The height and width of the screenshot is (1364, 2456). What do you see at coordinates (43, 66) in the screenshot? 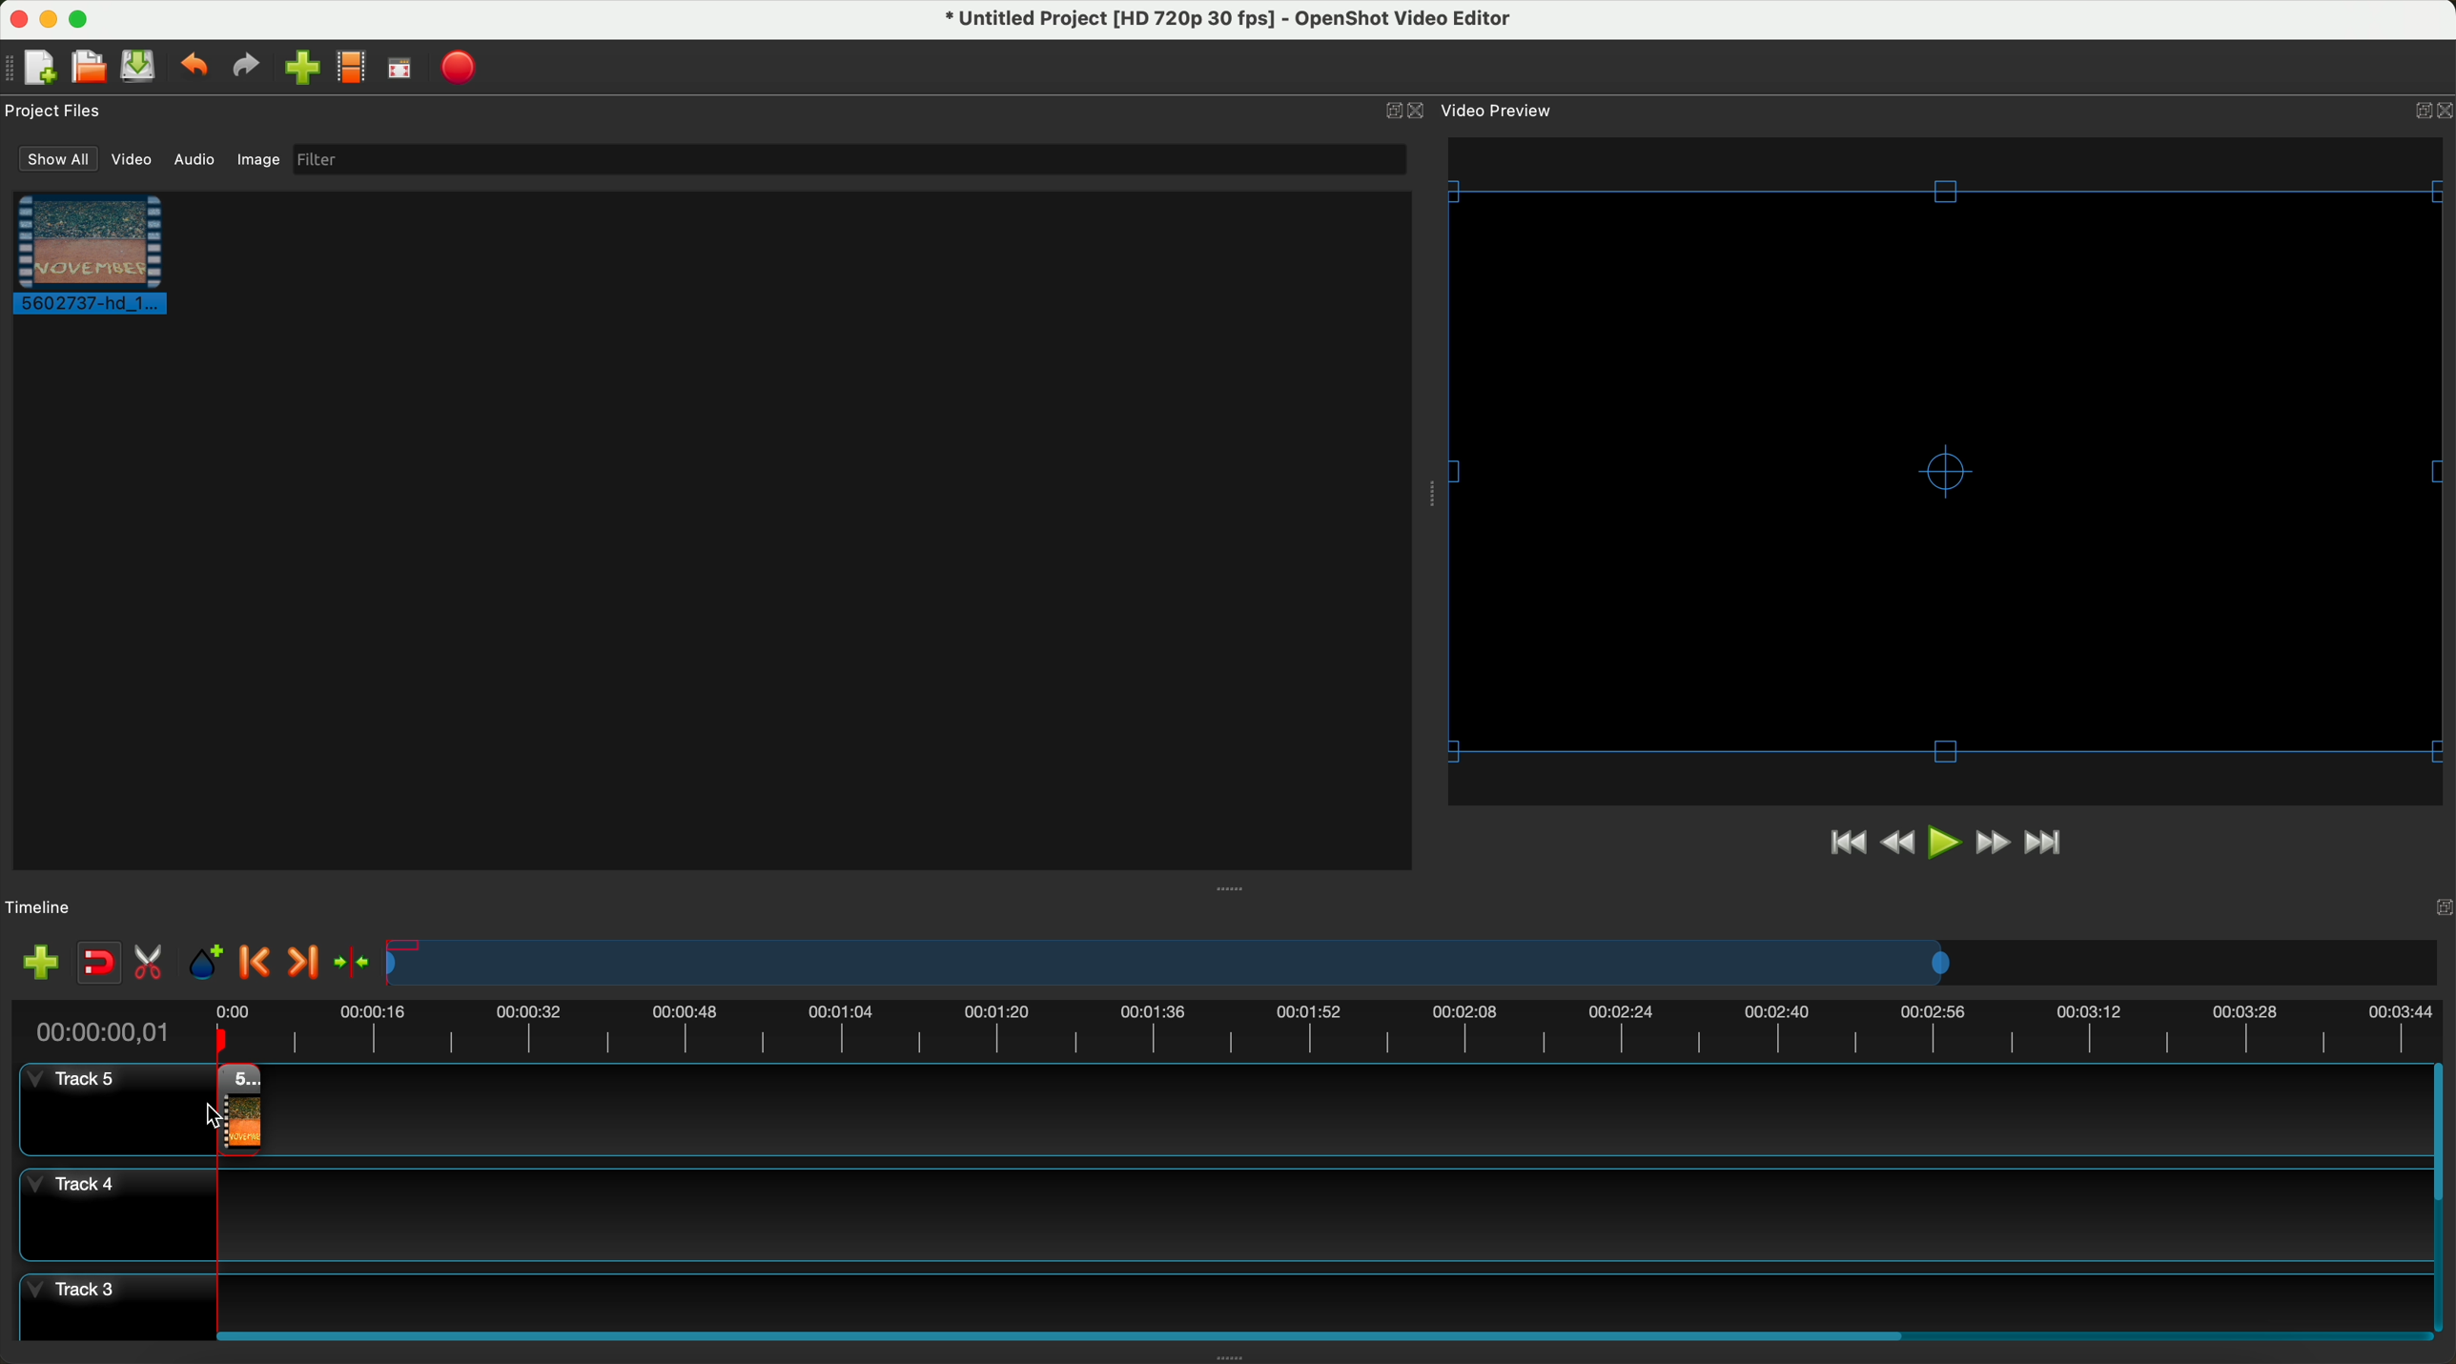
I see `new project` at bounding box center [43, 66].